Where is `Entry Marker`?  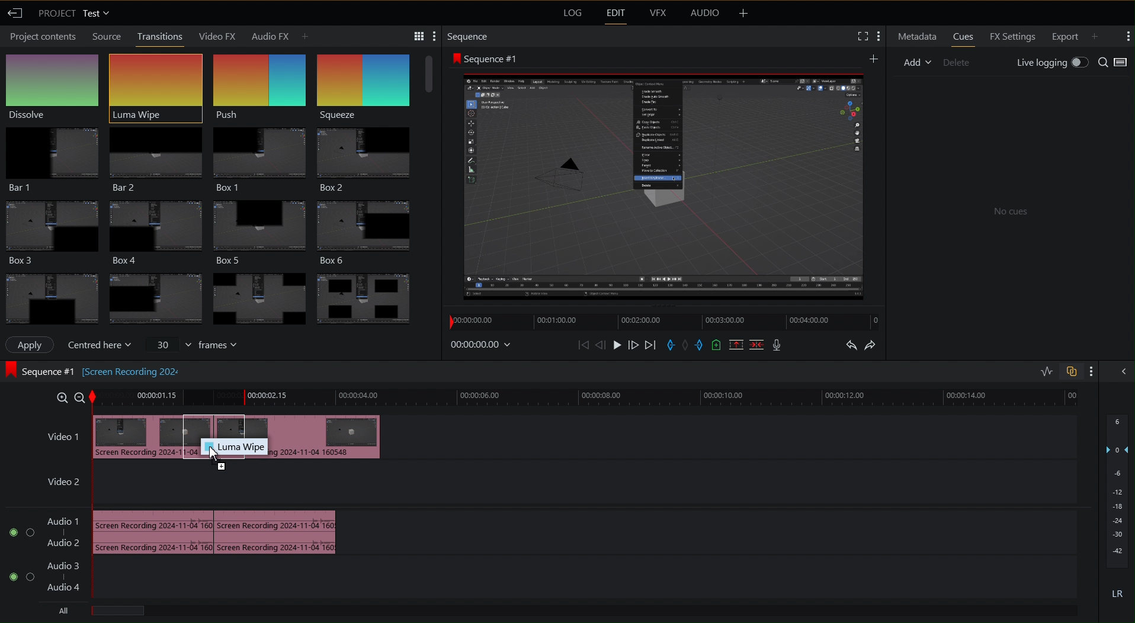
Entry Marker is located at coordinates (670, 345).